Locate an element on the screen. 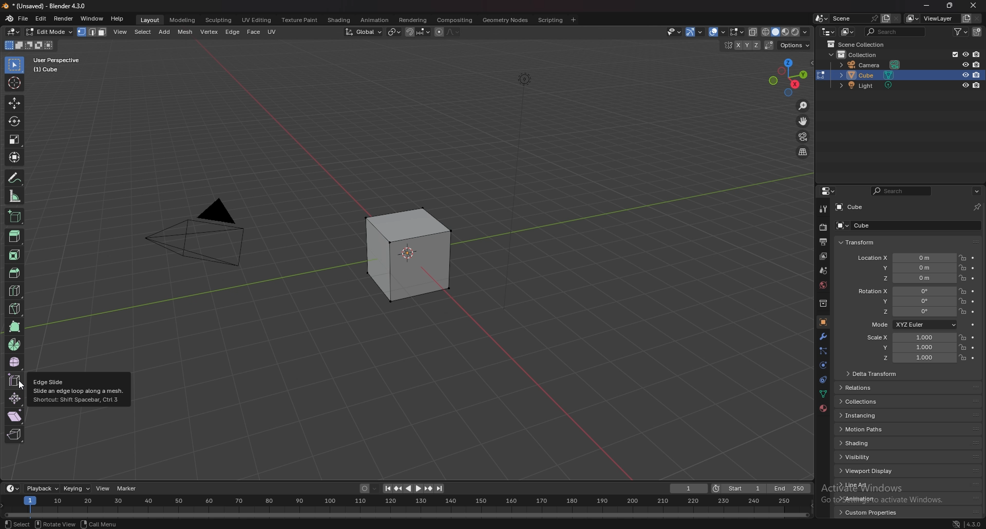 The width and height of the screenshot is (986, 529). output is located at coordinates (821, 242).